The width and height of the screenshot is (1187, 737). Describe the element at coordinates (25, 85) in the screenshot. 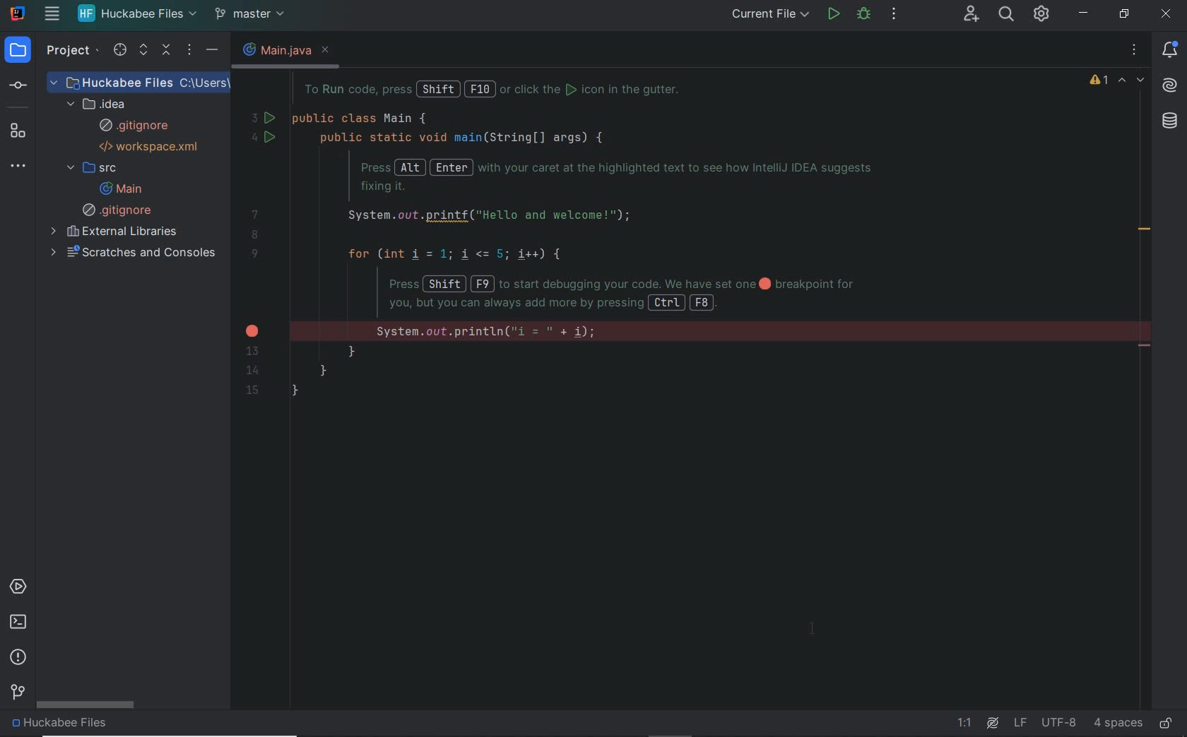

I see `commit` at that location.